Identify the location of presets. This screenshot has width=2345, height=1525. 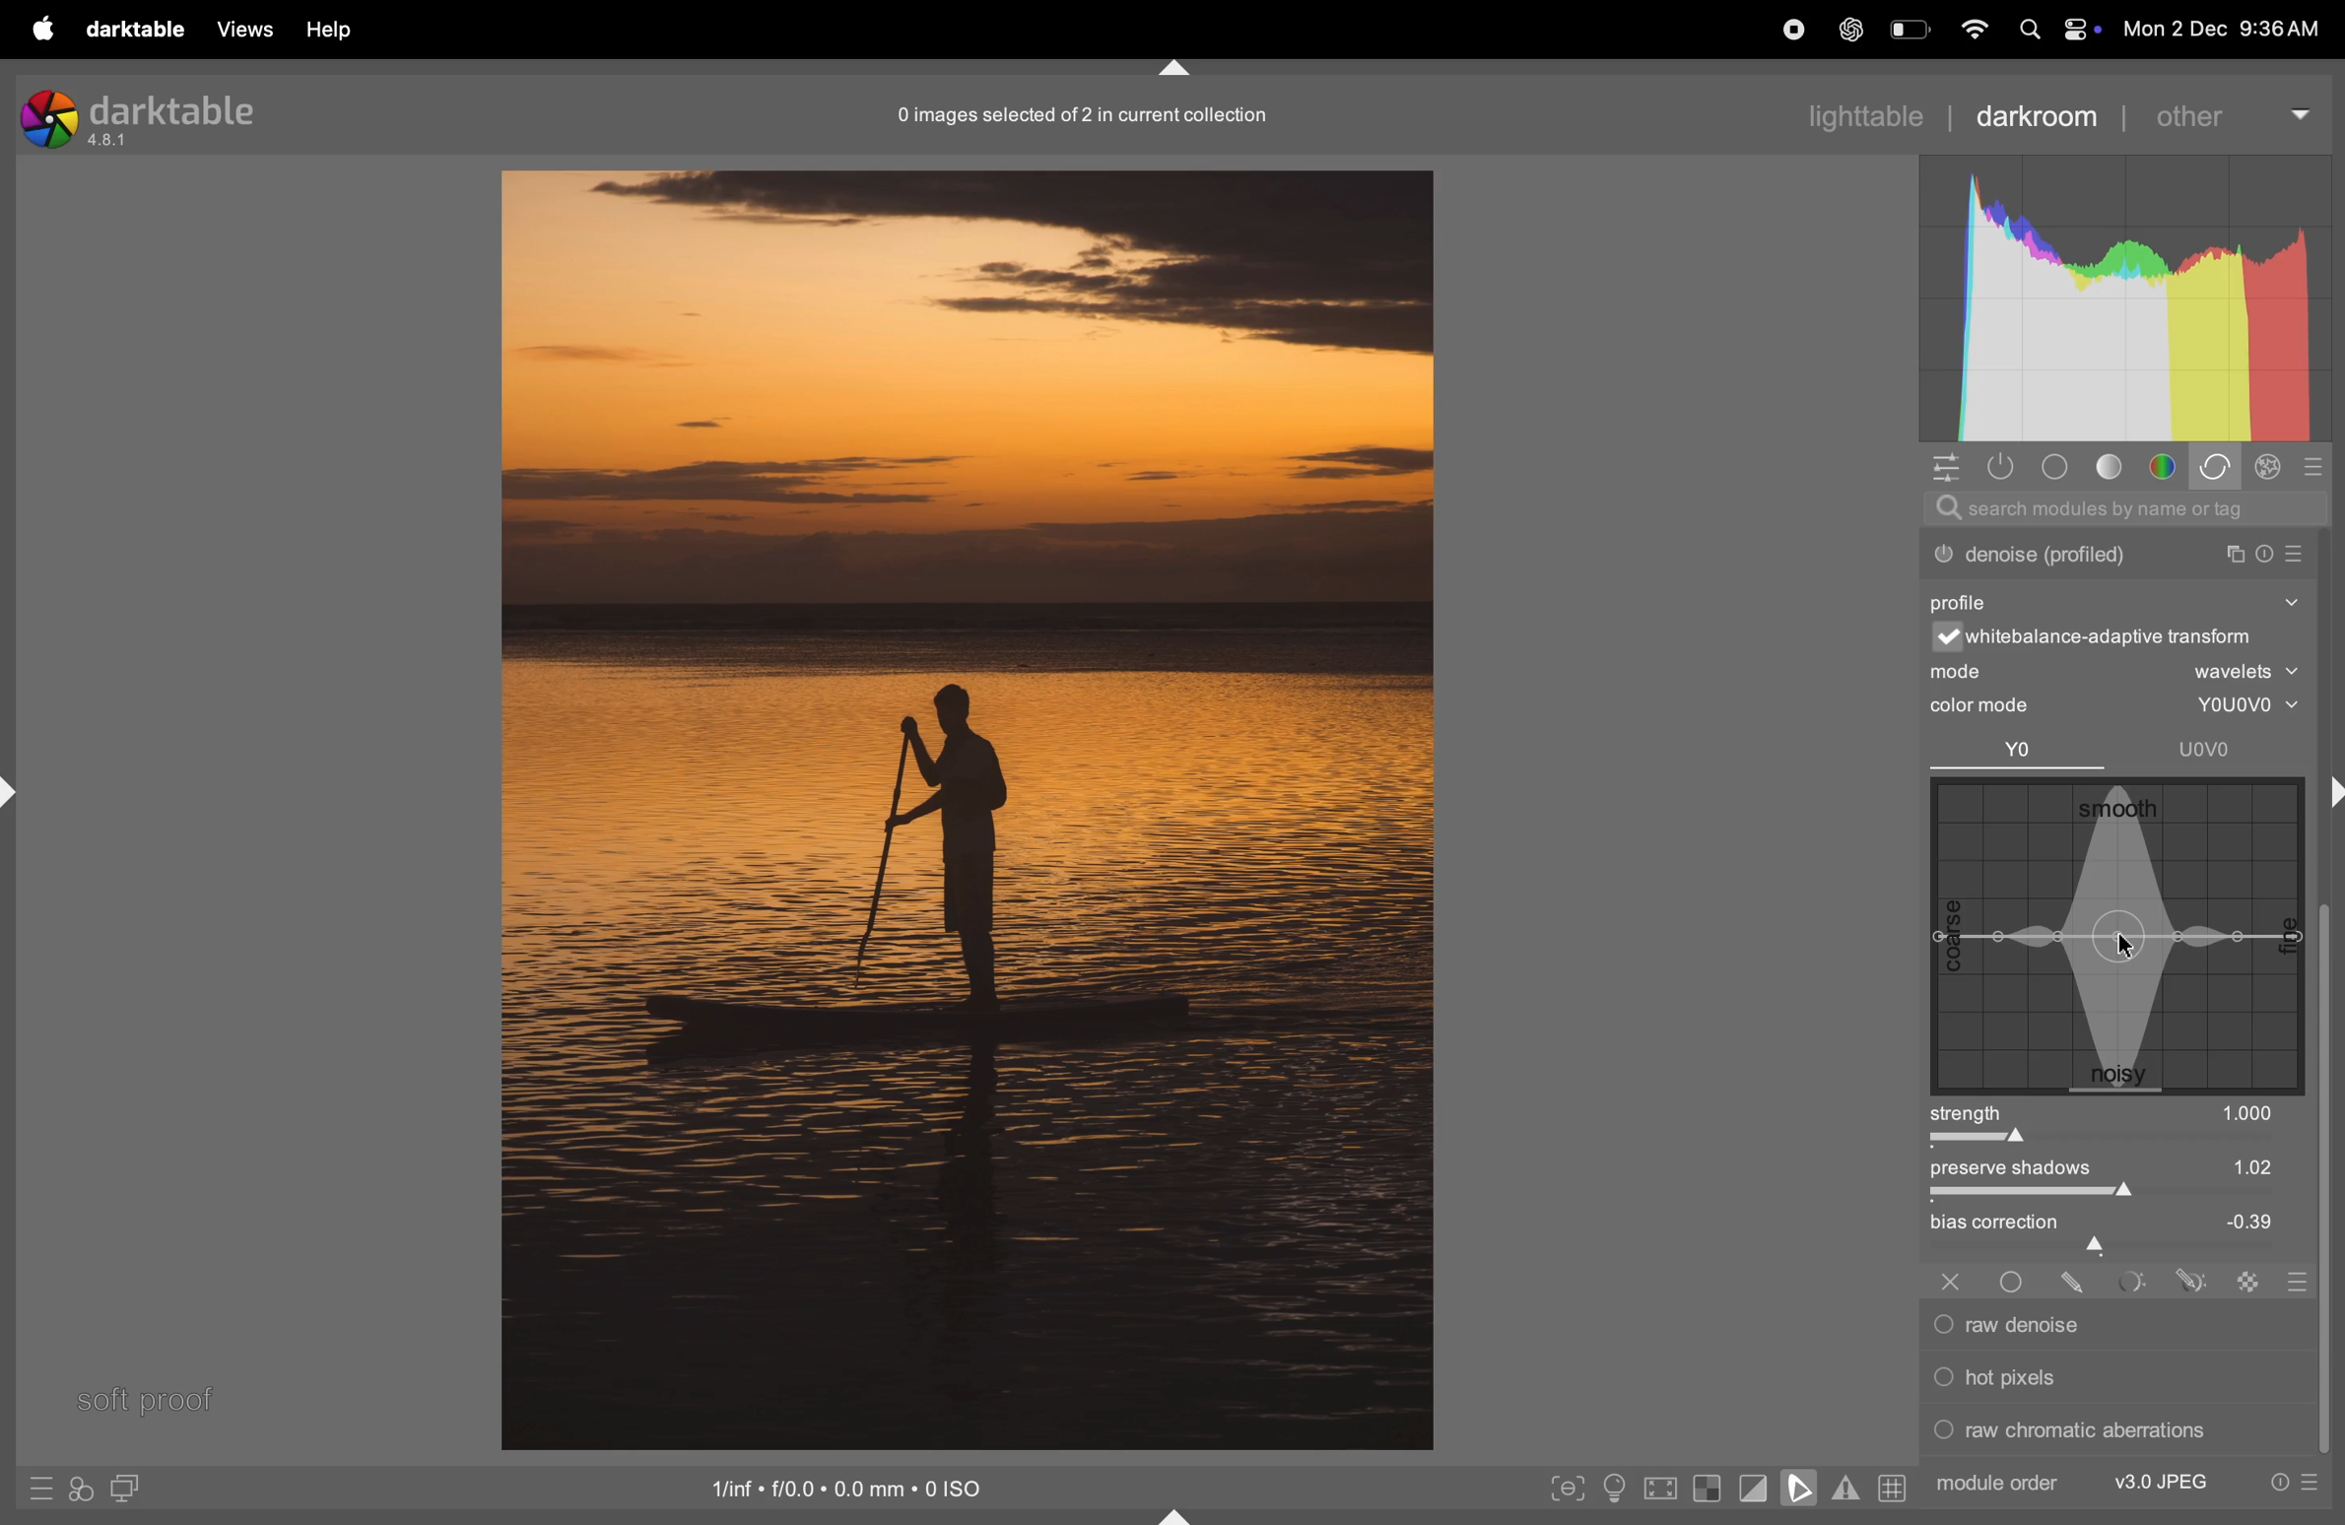
(2294, 1485).